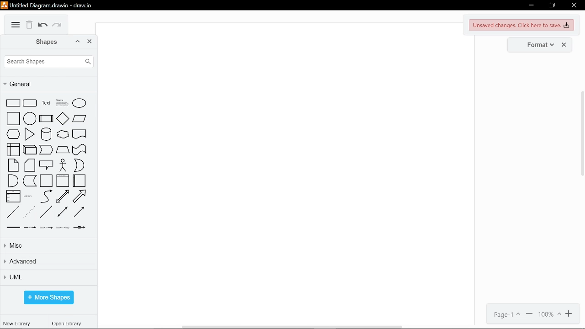  I want to click on list, so click(14, 197).